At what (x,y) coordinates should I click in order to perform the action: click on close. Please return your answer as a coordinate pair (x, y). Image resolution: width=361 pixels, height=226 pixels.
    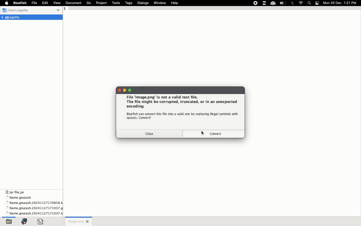
    Looking at the image, I should click on (86, 221).